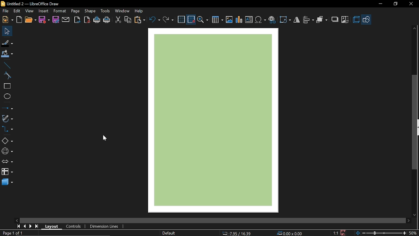  Describe the element at coordinates (381, 233) in the screenshot. I see `Zoom changes` at that location.